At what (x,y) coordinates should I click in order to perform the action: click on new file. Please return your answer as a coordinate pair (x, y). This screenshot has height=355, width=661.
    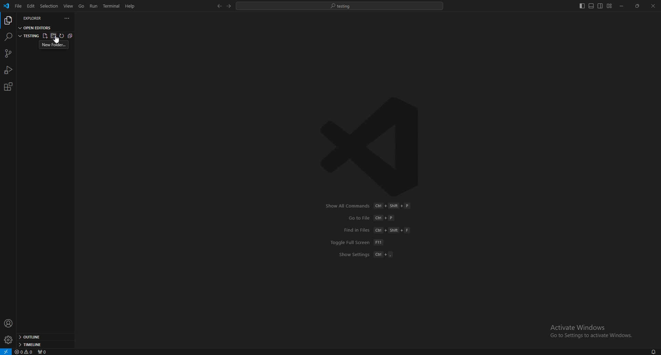
    Looking at the image, I should click on (44, 35).